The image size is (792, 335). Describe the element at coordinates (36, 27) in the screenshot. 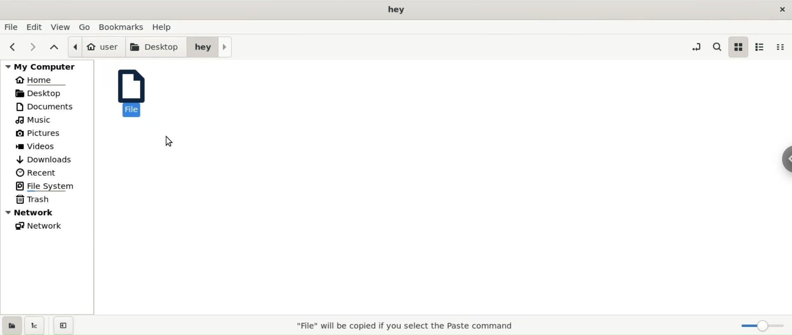

I see `edit` at that location.